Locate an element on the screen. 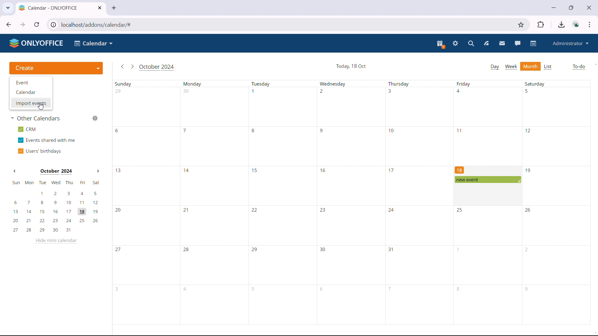  20 is located at coordinates (119, 210).